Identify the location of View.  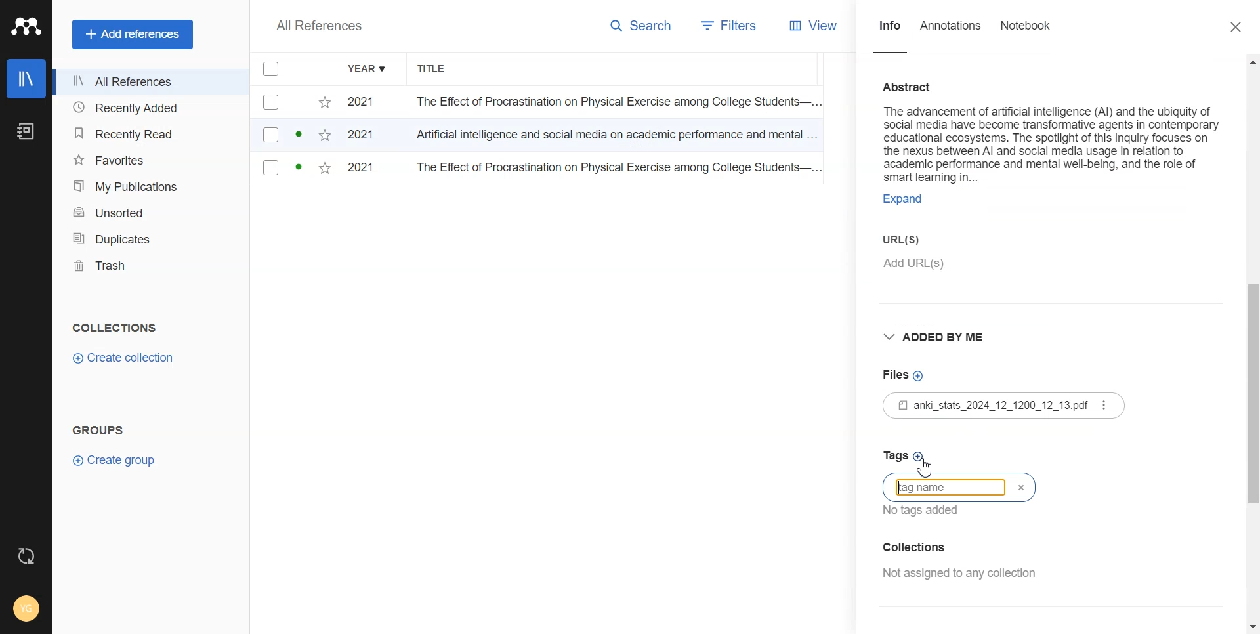
(820, 26).